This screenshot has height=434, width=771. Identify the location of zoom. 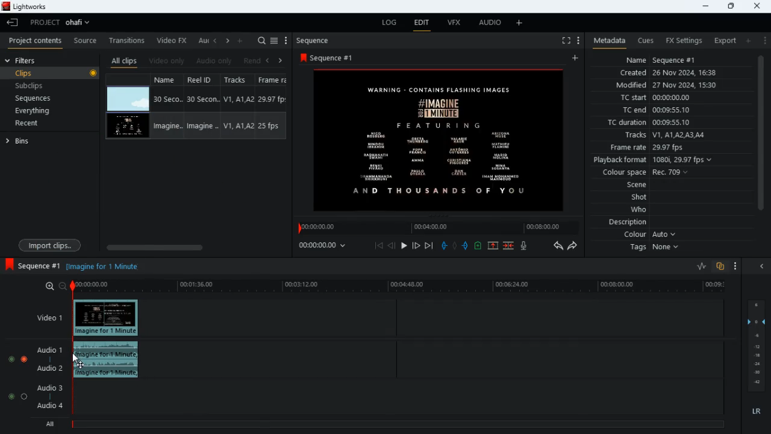
(51, 286).